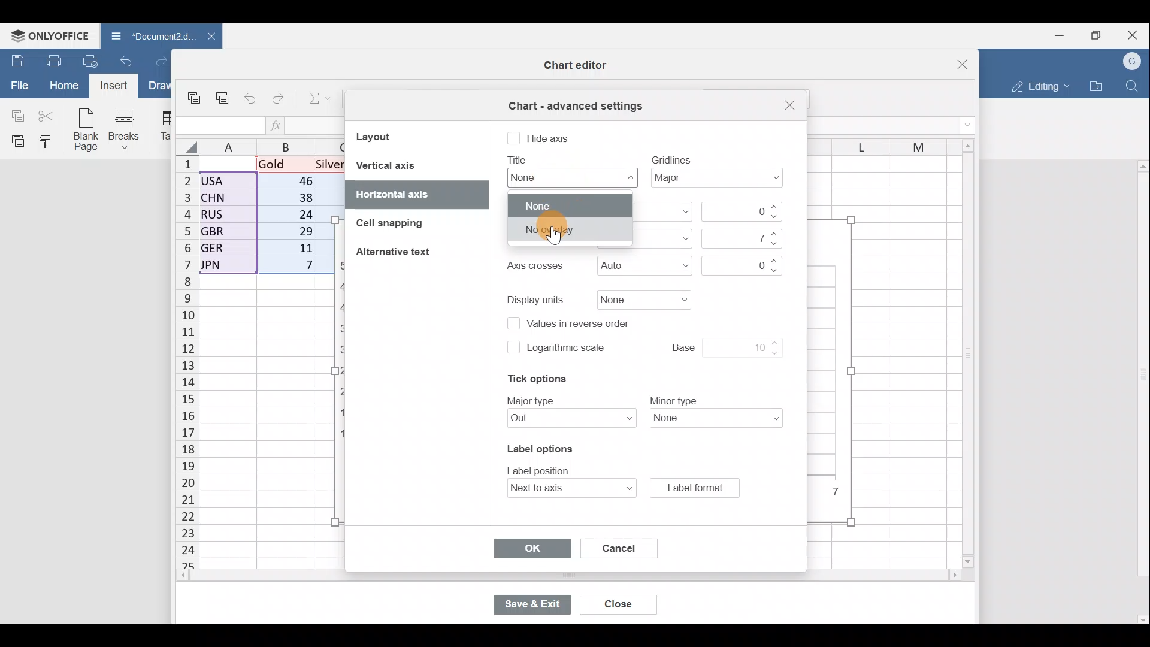 Image resolution: width=1150 pixels, height=647 pixels. I want to click on Scroll bar, so click(1140, 391).